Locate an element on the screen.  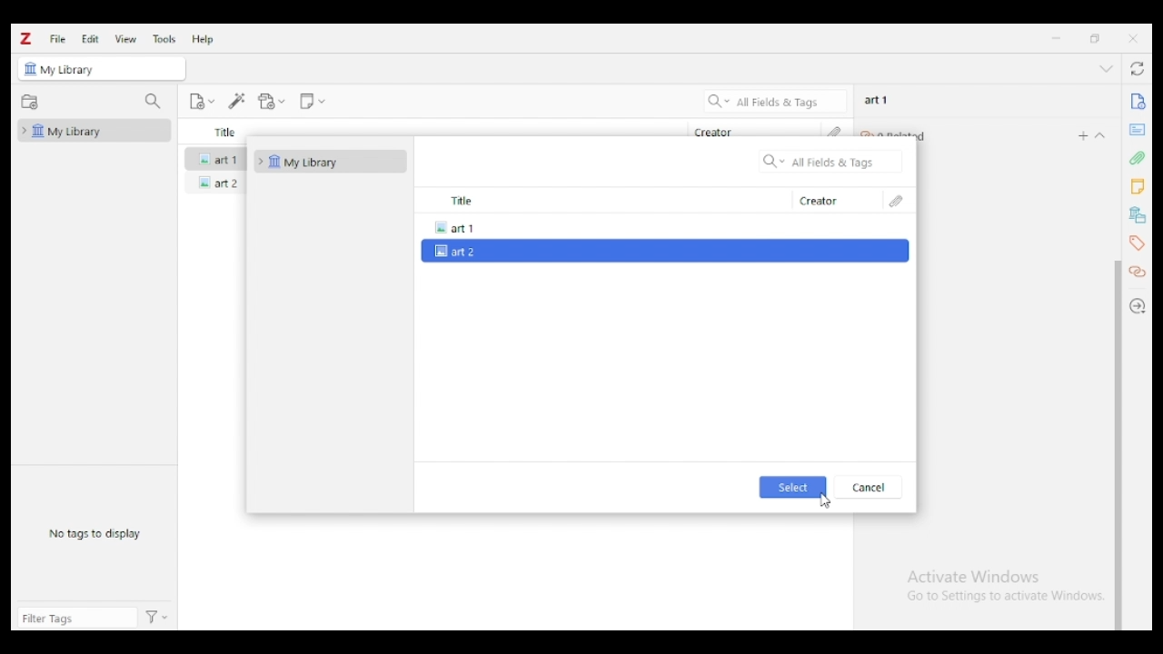
art 1 is located at coordinates (661, 226).